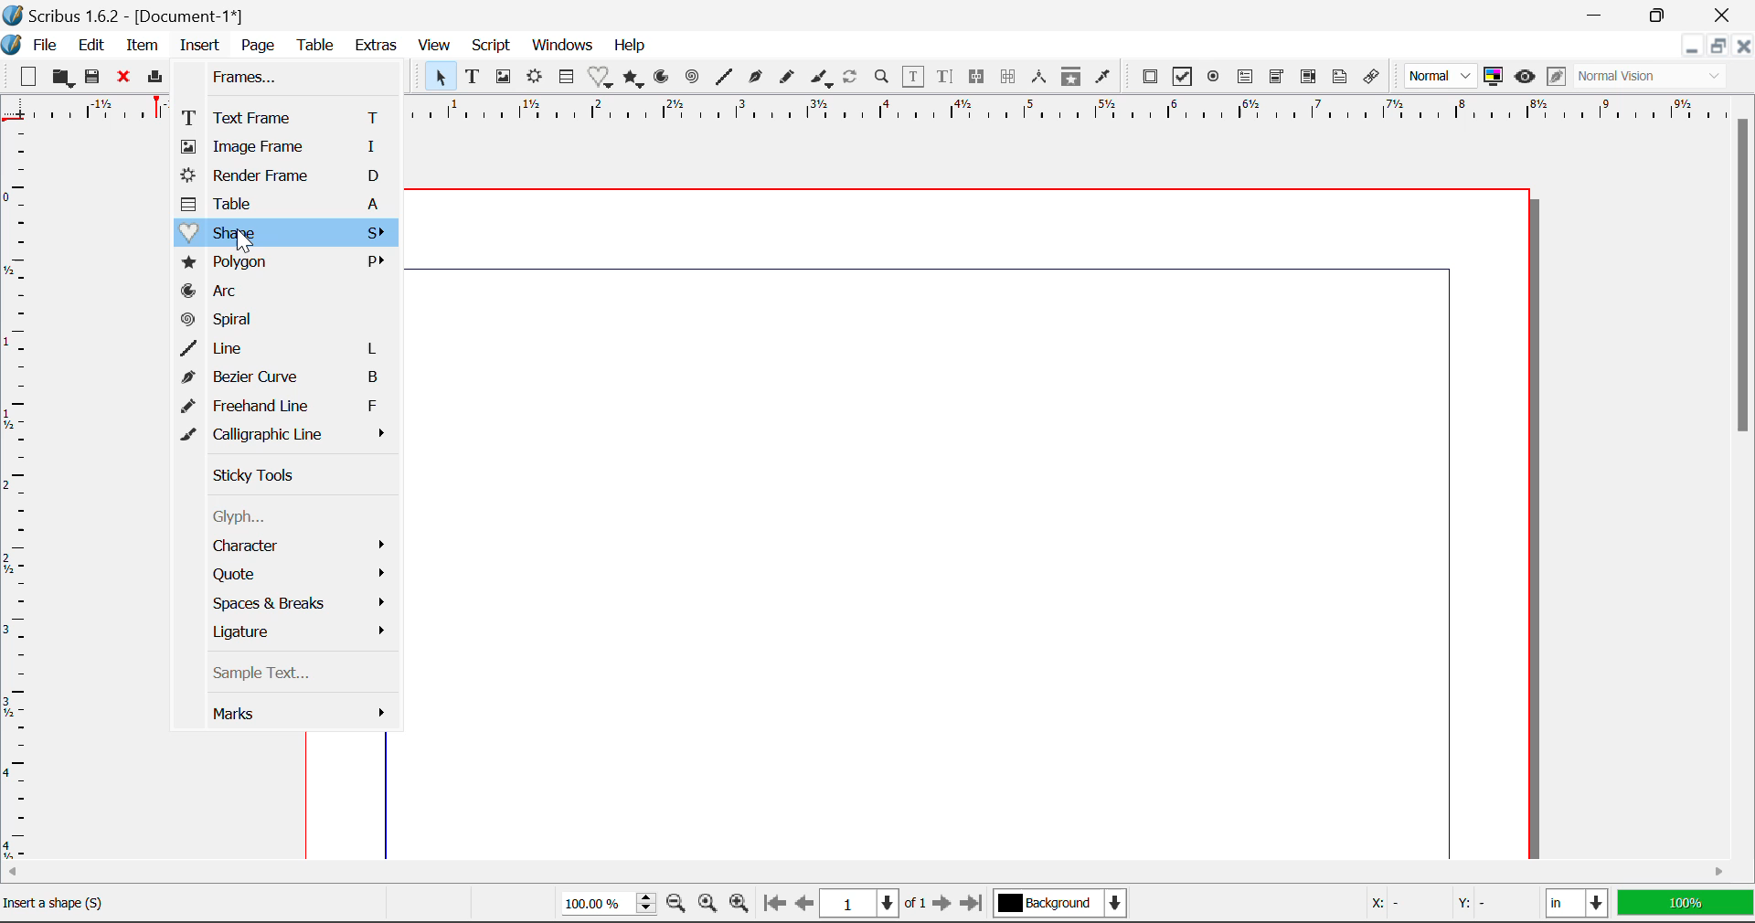 This screenshot has height=923, width=1755. What do you see at coordinates (91, 46) in the screenshot?
I see `Edit` at bounding box center [91, 46].